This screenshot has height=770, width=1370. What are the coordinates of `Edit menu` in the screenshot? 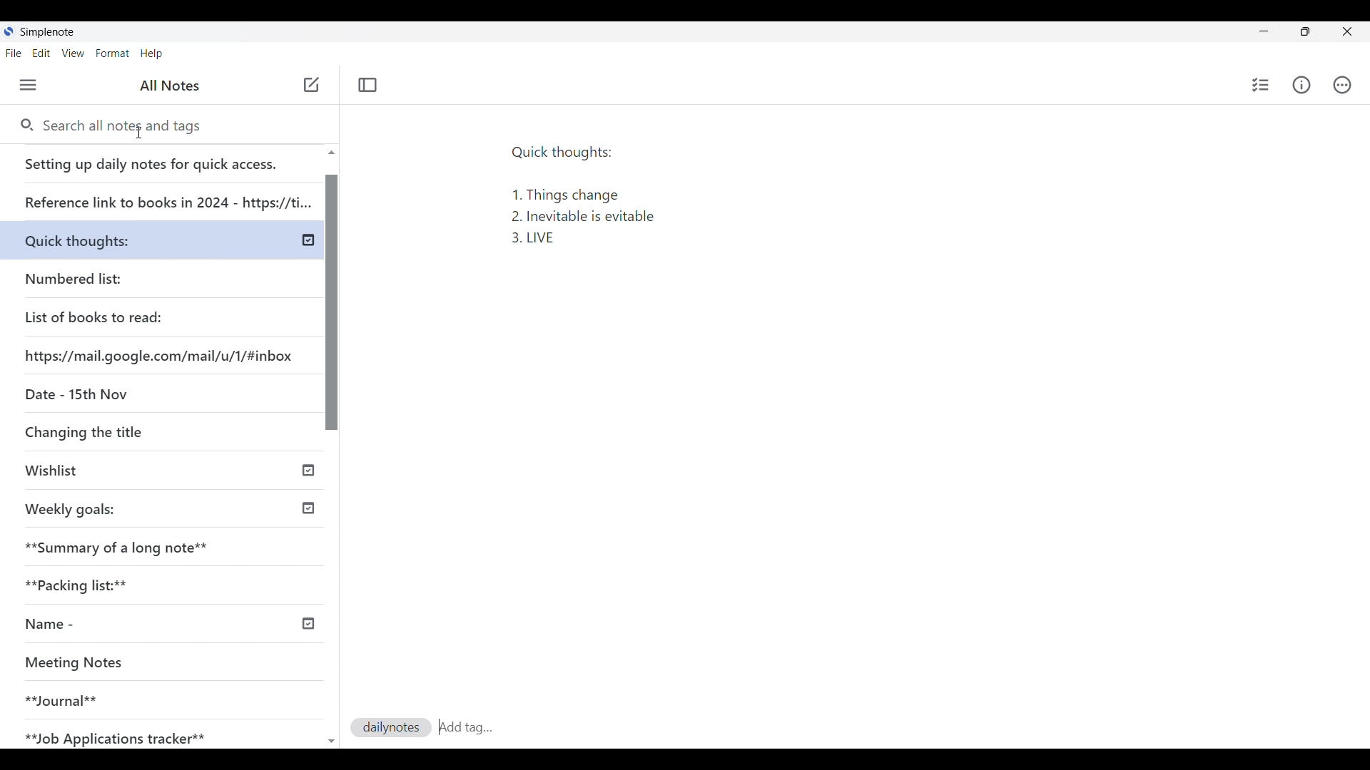 It's located at (41, 53).